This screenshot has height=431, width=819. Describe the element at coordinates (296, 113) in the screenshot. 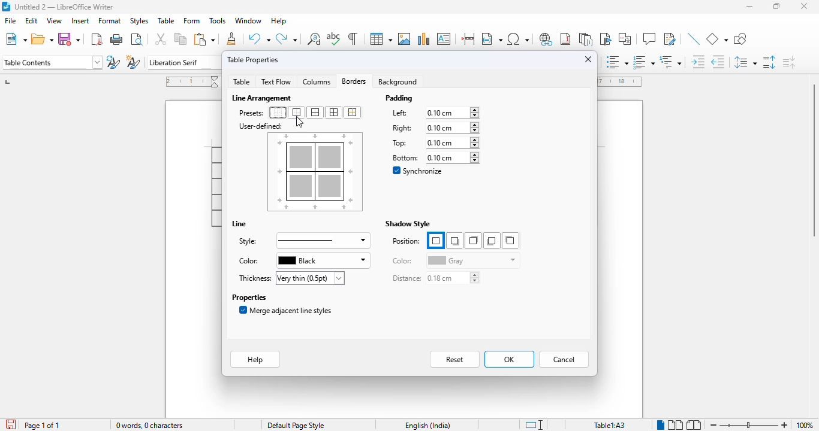

I see `outer borders only` at that location.